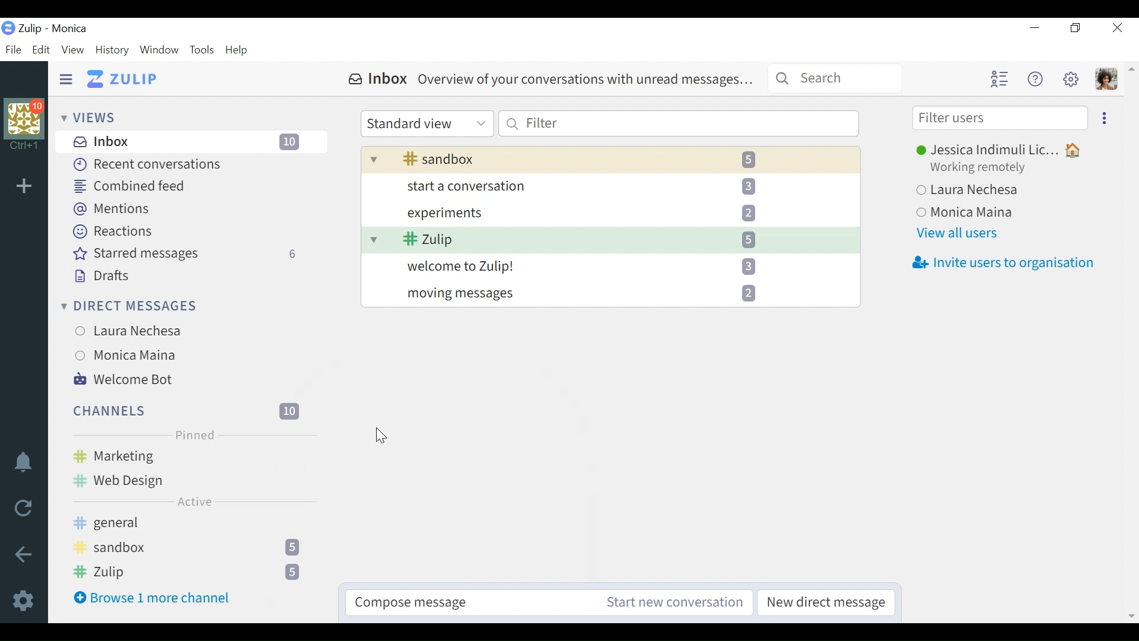 The height and width of the screenshot is (641, 1139). Describe the element at coordinates (187, 573) in the screenshot. I see `Zulip 5` at that location.